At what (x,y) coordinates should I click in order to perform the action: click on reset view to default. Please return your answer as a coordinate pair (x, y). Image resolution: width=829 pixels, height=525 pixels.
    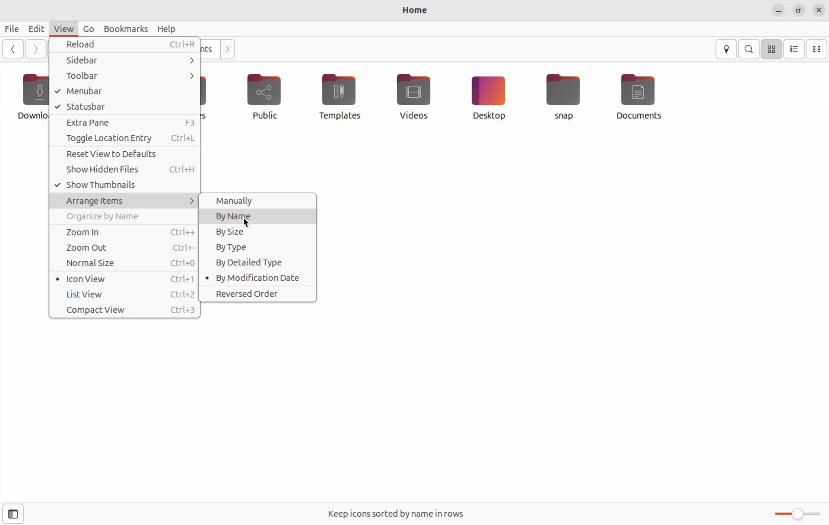
    Looking at the image, I should click on (124, 155).